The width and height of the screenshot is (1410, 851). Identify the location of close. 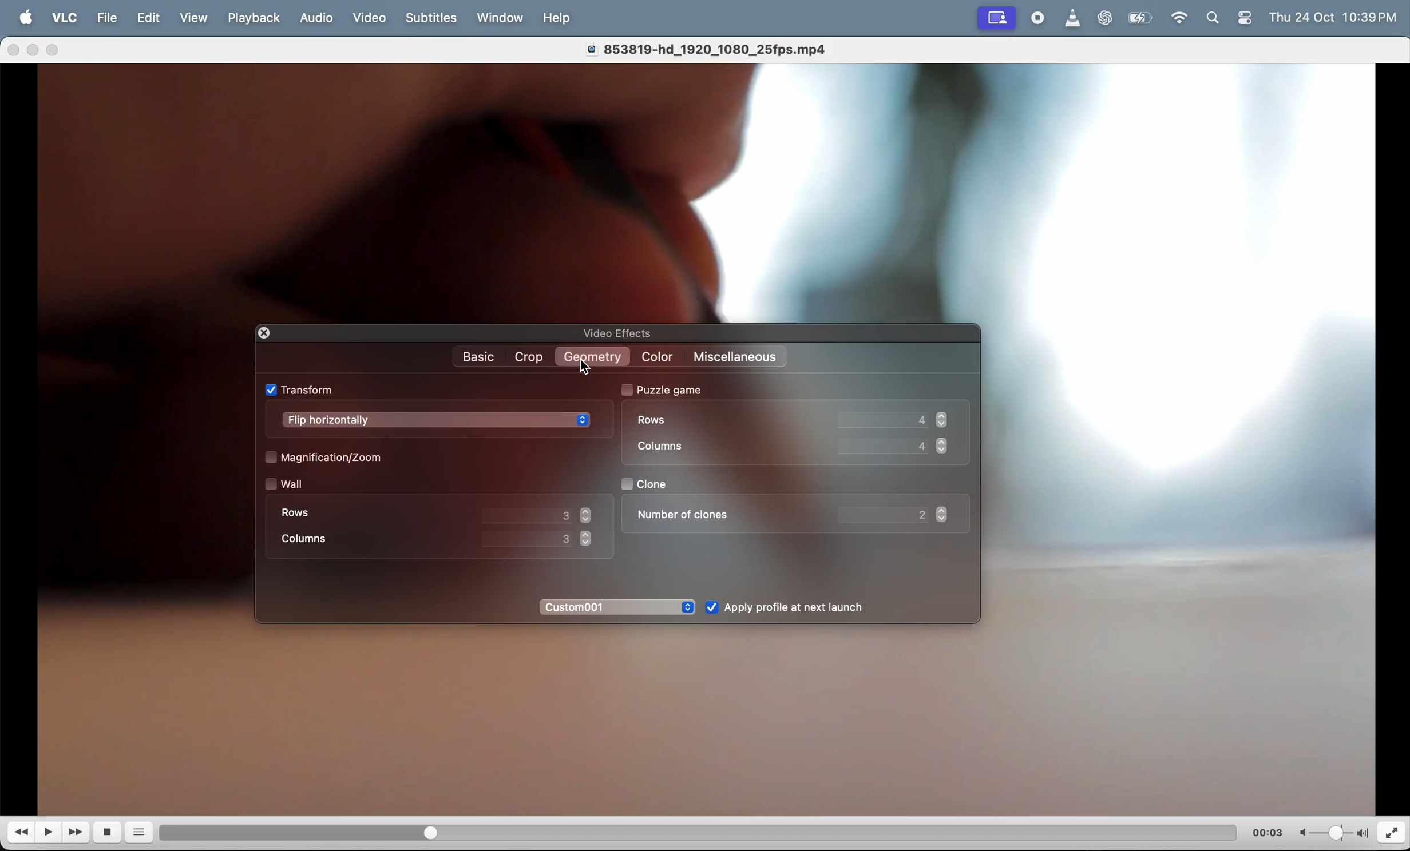
(15, 50).